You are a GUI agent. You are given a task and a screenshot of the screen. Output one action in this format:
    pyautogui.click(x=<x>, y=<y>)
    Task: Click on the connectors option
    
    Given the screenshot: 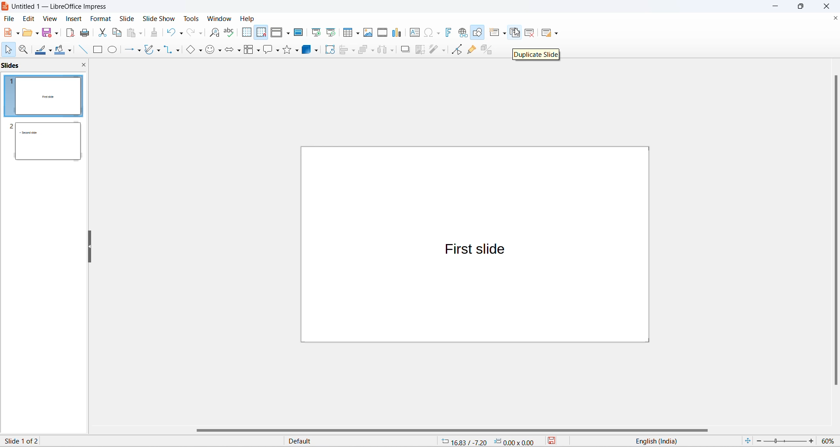 What is the action you would take?
    pyautogui.click(x=178, y=52)
    